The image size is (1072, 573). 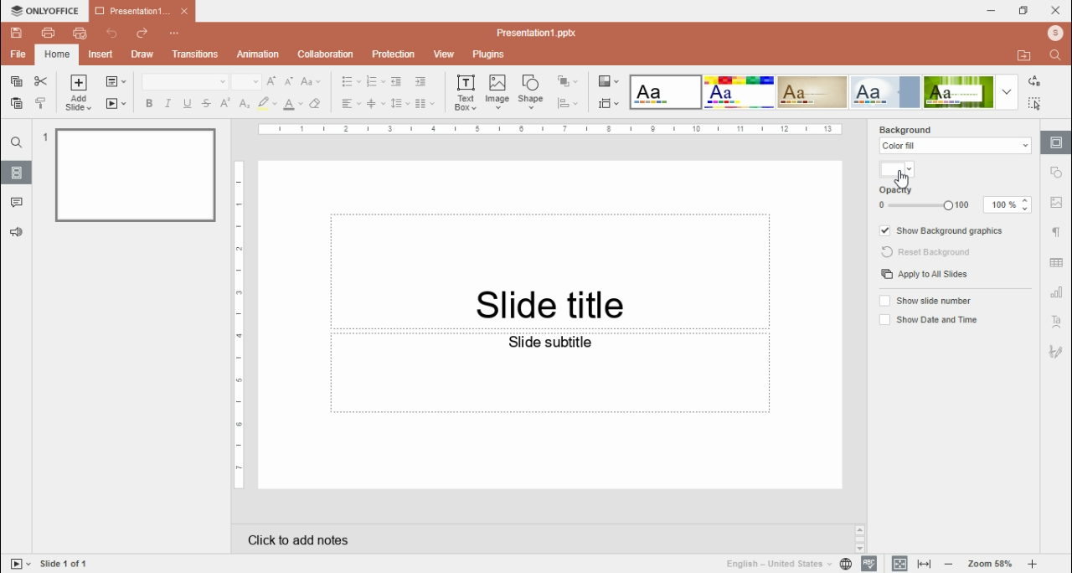 I want to click on strikethrough, so click(x=206, y=103).